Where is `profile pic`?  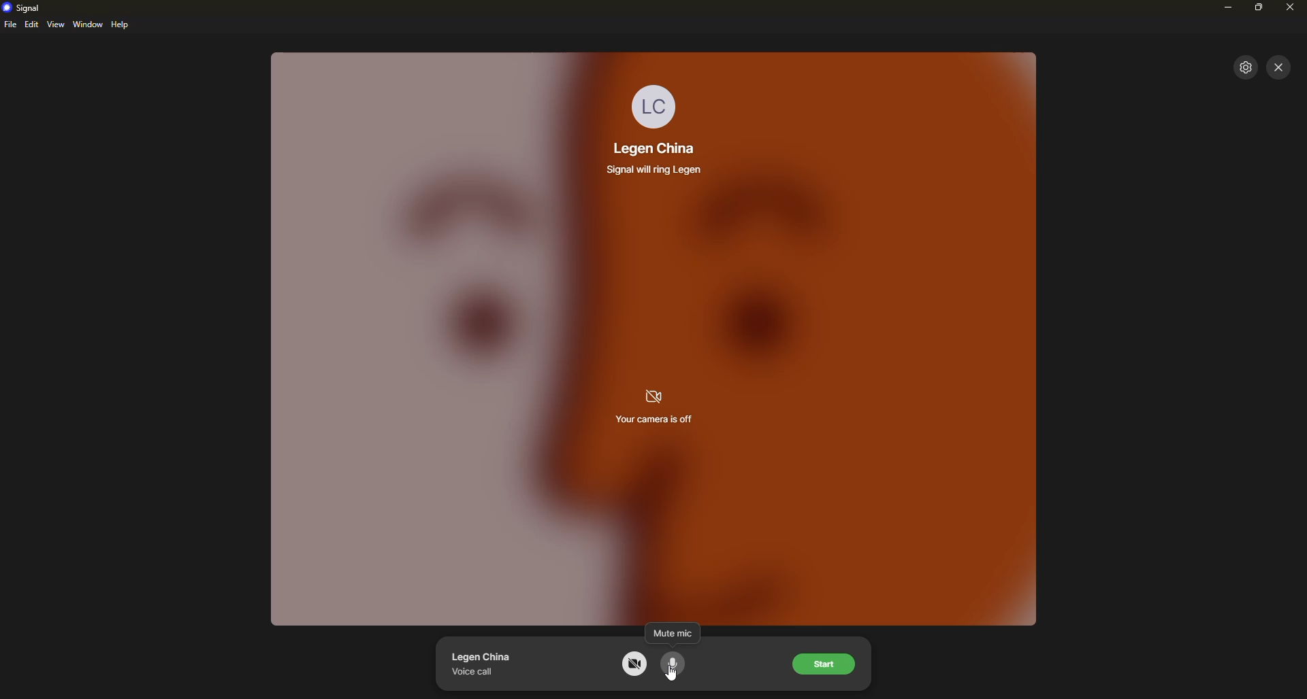 profile pic is located at coordinates (656, 104).